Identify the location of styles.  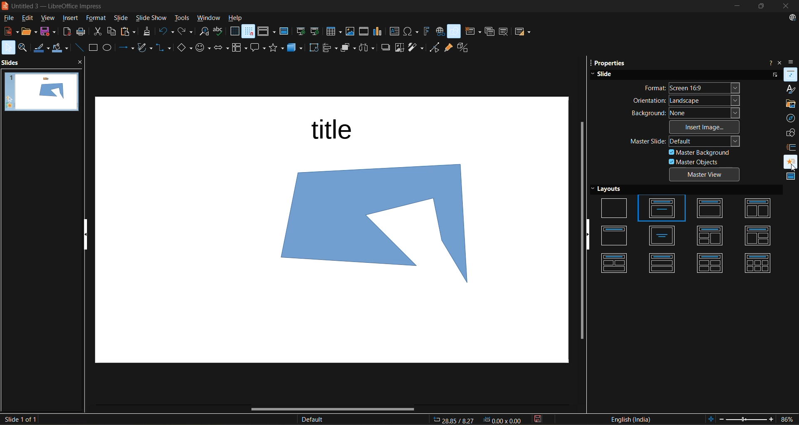
(790, 89).